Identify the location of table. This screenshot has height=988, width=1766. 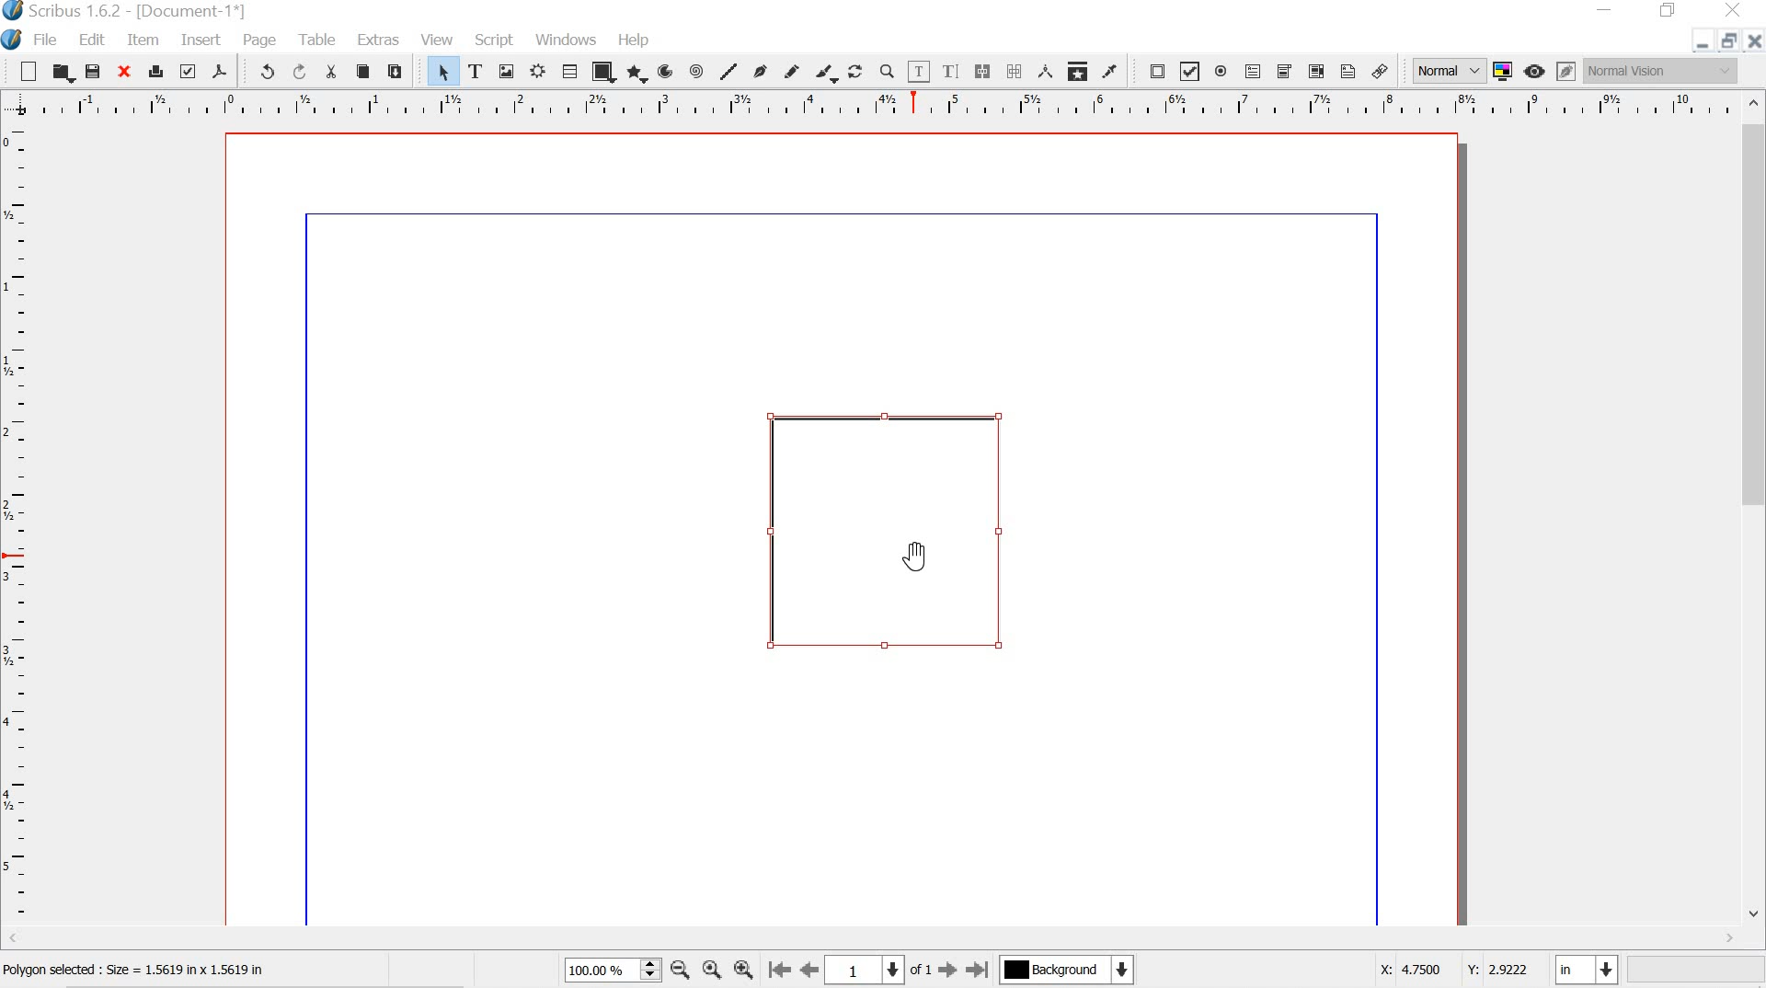
(569, 71).